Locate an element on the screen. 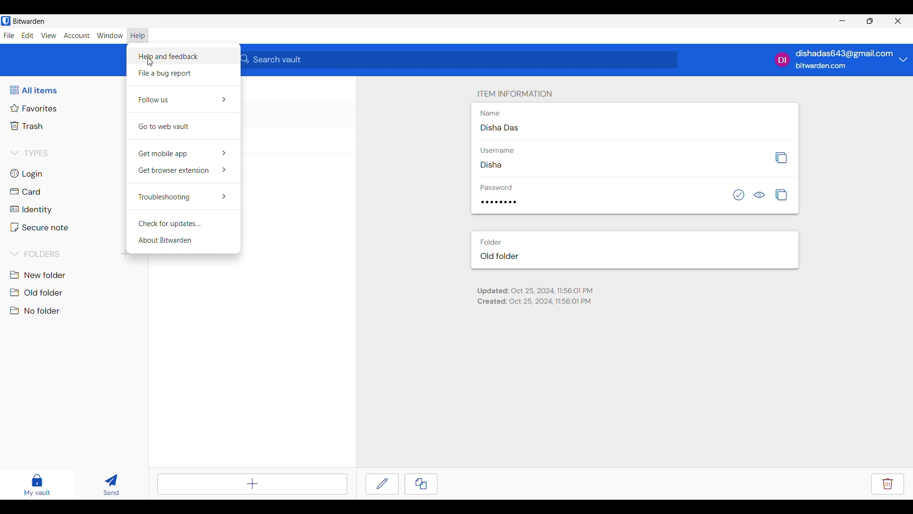  dishadas643@gmail.com is located at coordinates (845, 54).